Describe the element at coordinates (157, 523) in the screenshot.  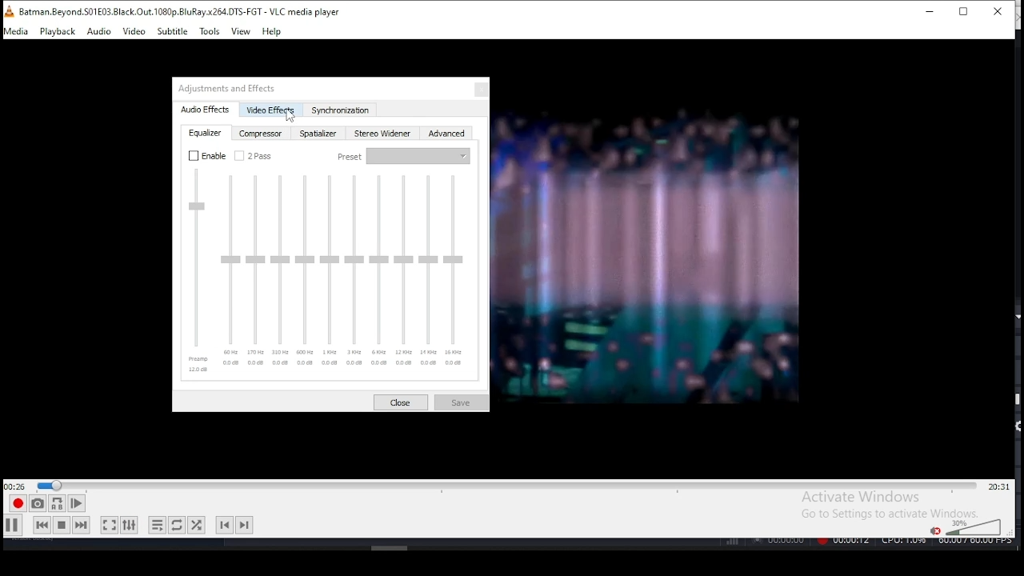
I see `toggle playlist` at that location.